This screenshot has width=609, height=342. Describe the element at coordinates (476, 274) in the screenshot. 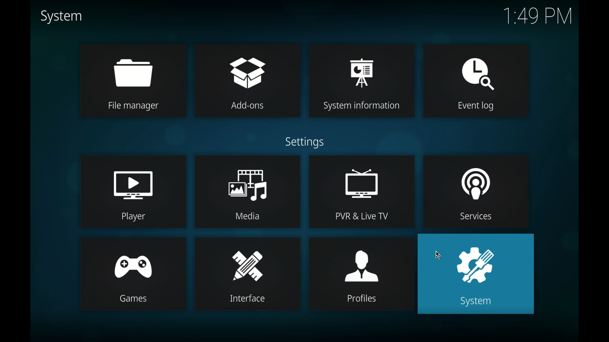

I see `system` at that location.